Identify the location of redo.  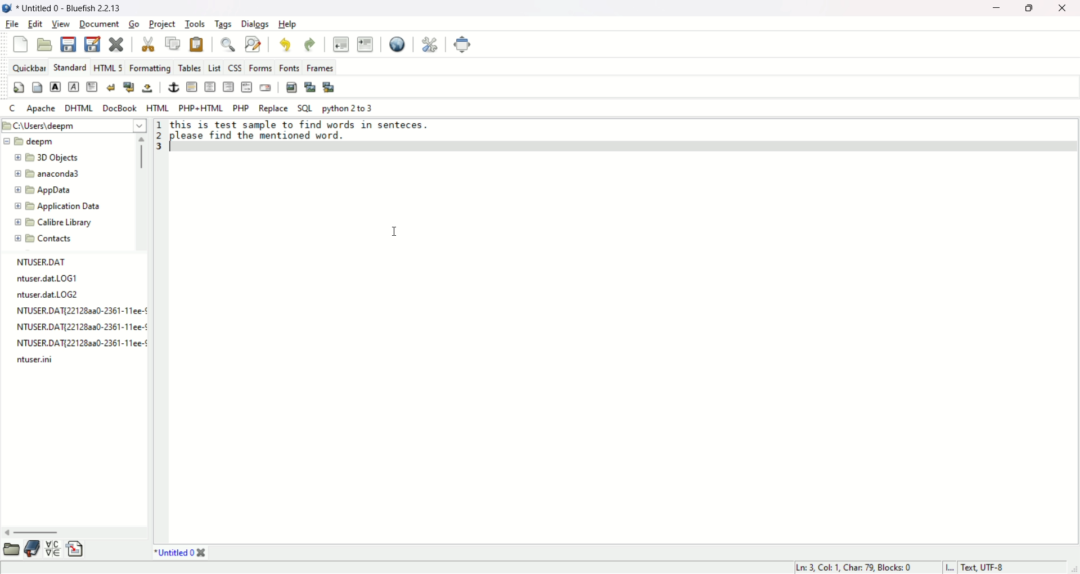
(308, 44).